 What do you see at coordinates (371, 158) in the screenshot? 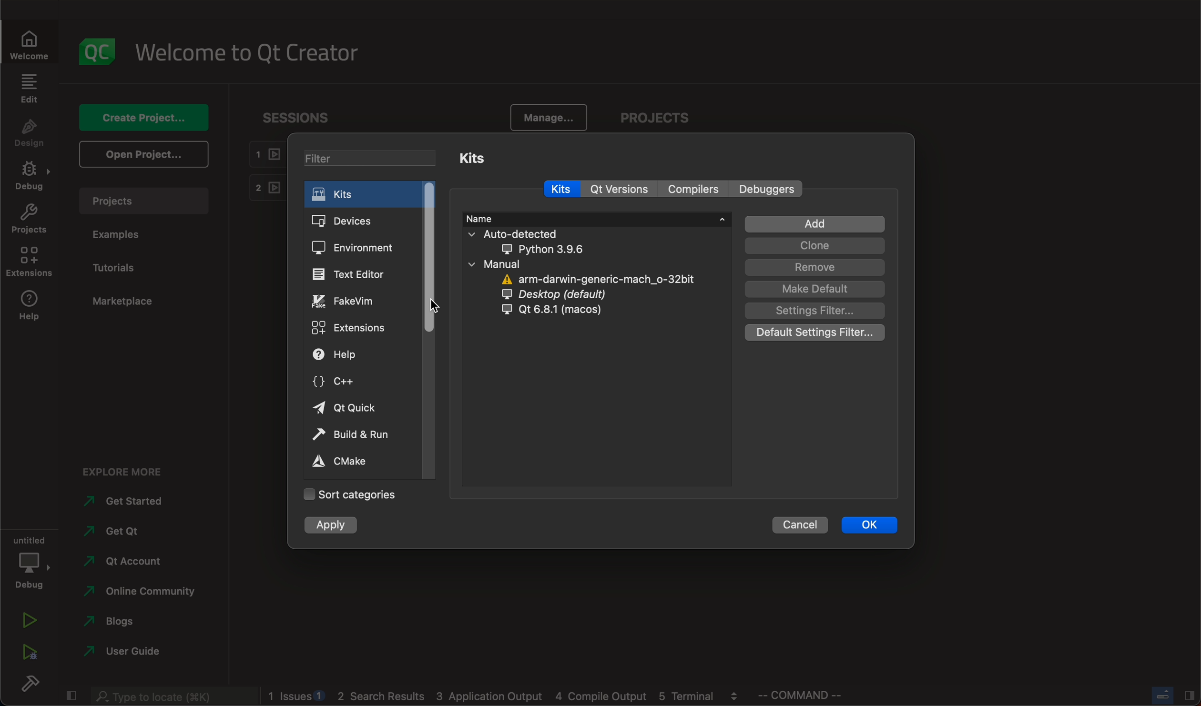
I see `filters` at bounding box center [371, 158].